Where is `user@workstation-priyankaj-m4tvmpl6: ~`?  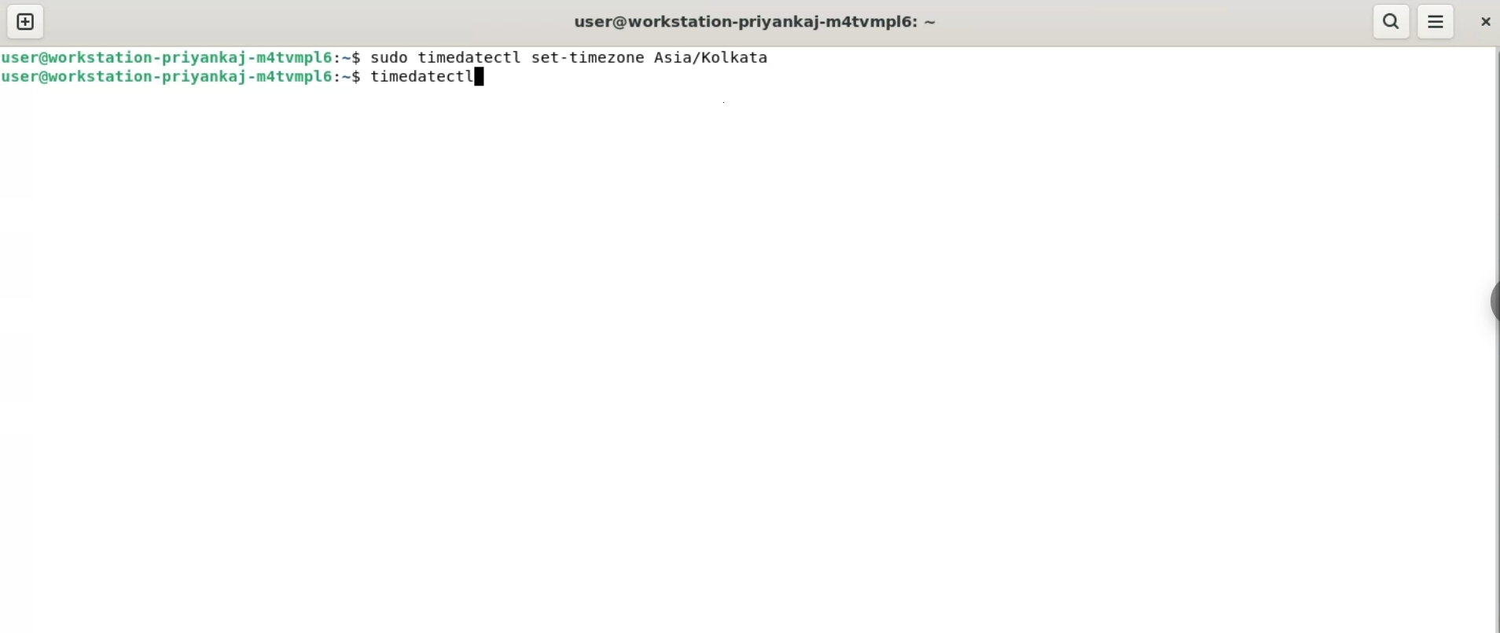
user@workstation-priyankaj-m4tvmpl6: ~ is located at coordinates (756, 22).